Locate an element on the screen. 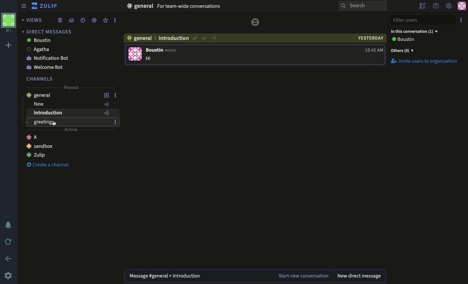 This screenshot has width=468, height=284. Introduction is located at coordinates (63, 113).